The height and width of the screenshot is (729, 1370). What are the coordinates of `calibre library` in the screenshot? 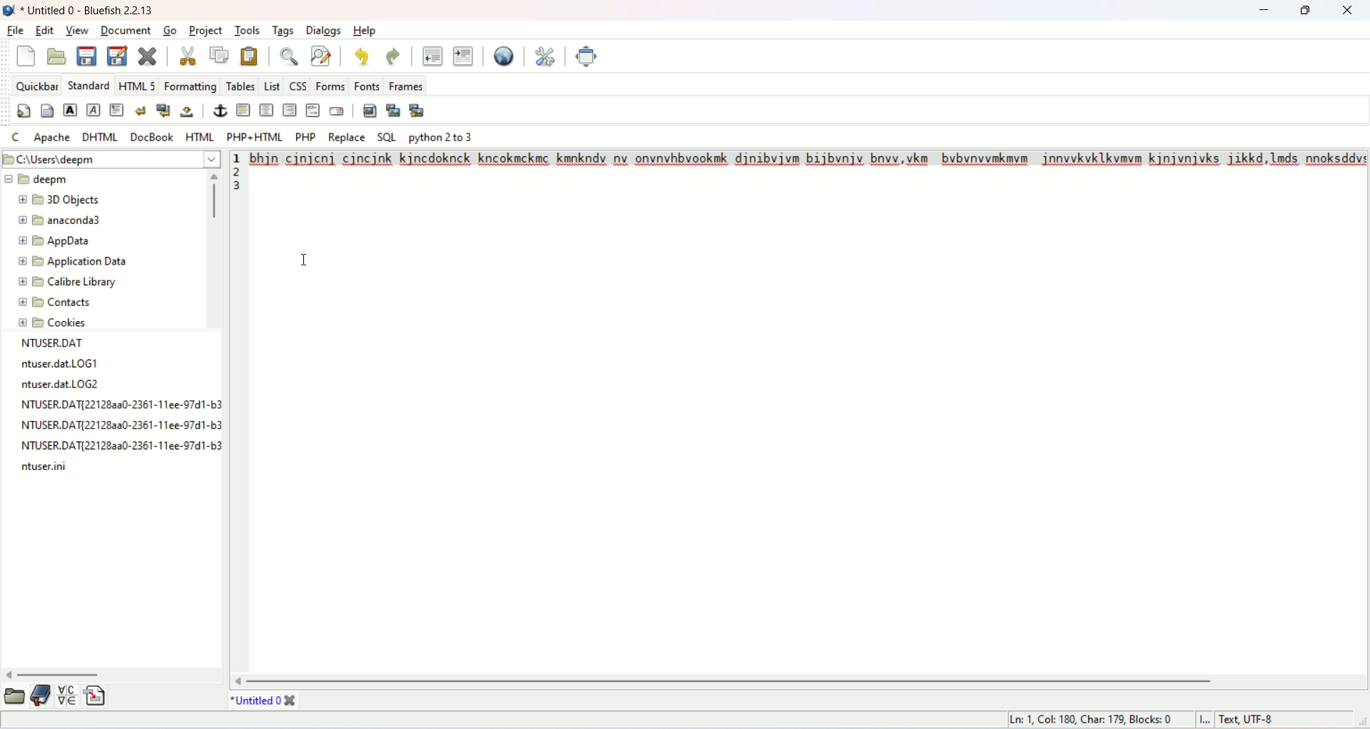 It's located at (73, 282).